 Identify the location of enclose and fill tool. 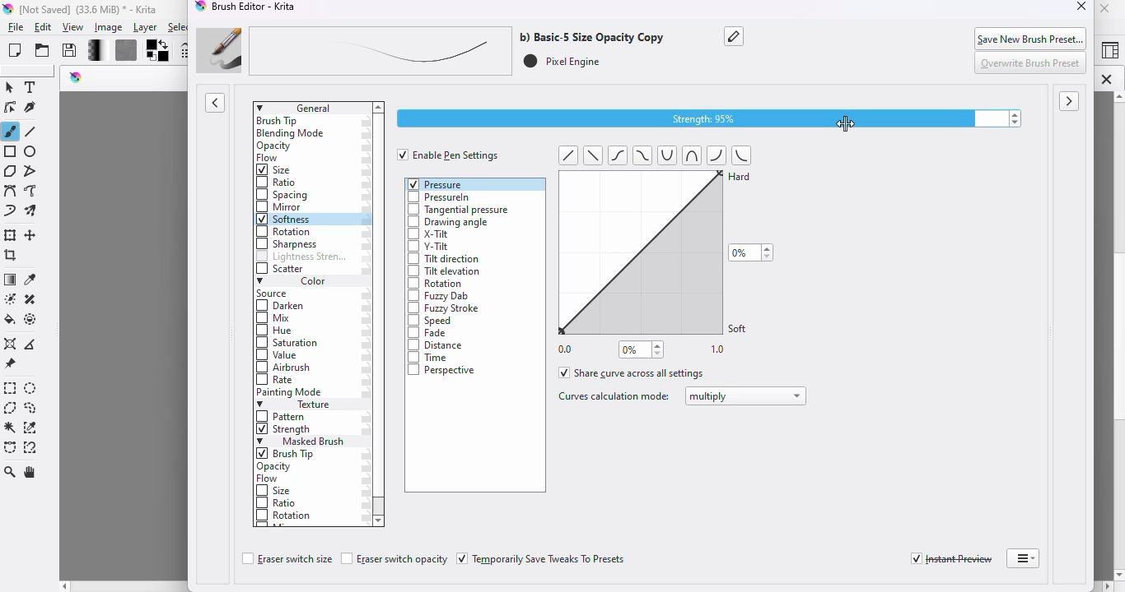
(31, 319).